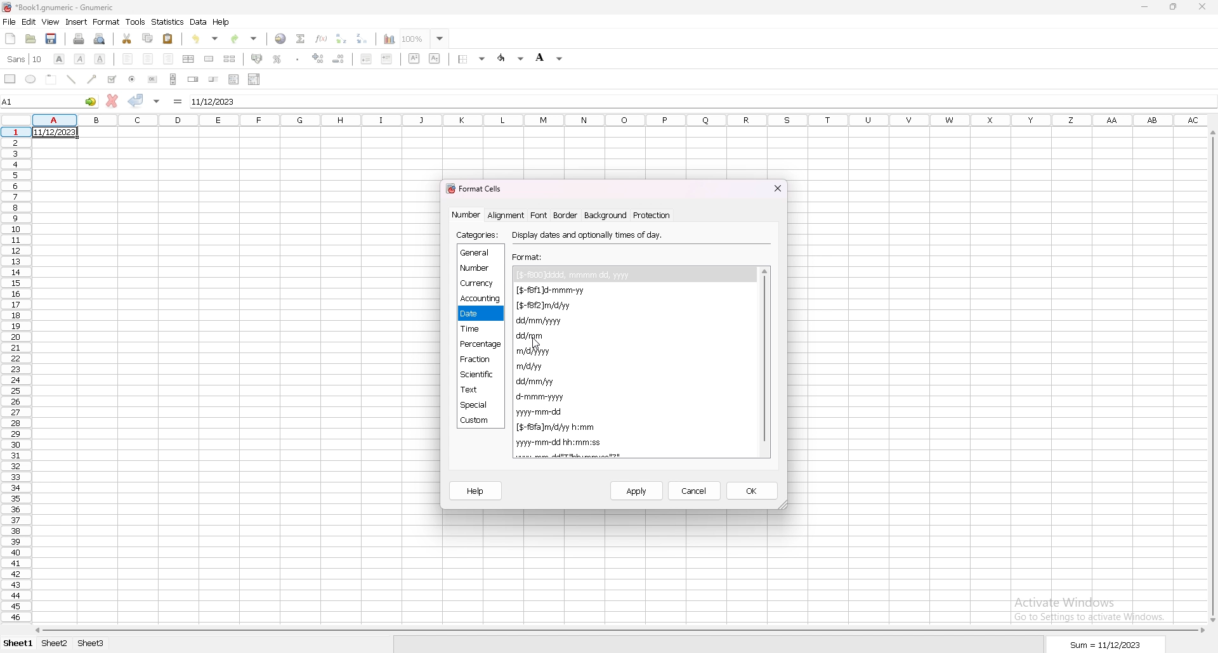  I want to click on decrease indent, so click(338, 59).